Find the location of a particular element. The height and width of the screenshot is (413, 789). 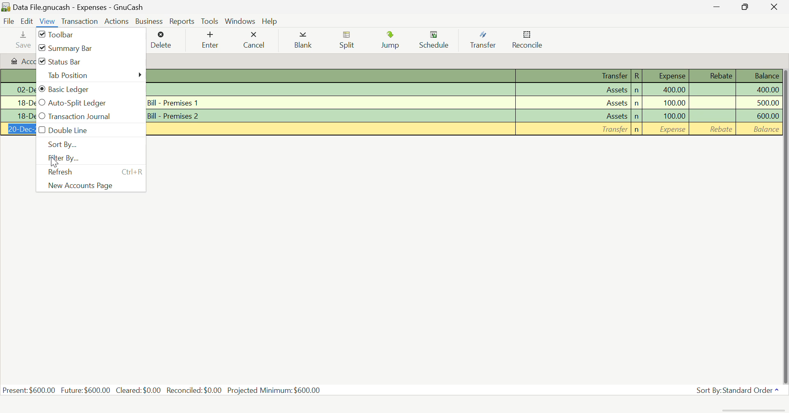

Amount is located at coordinates (758, 90).